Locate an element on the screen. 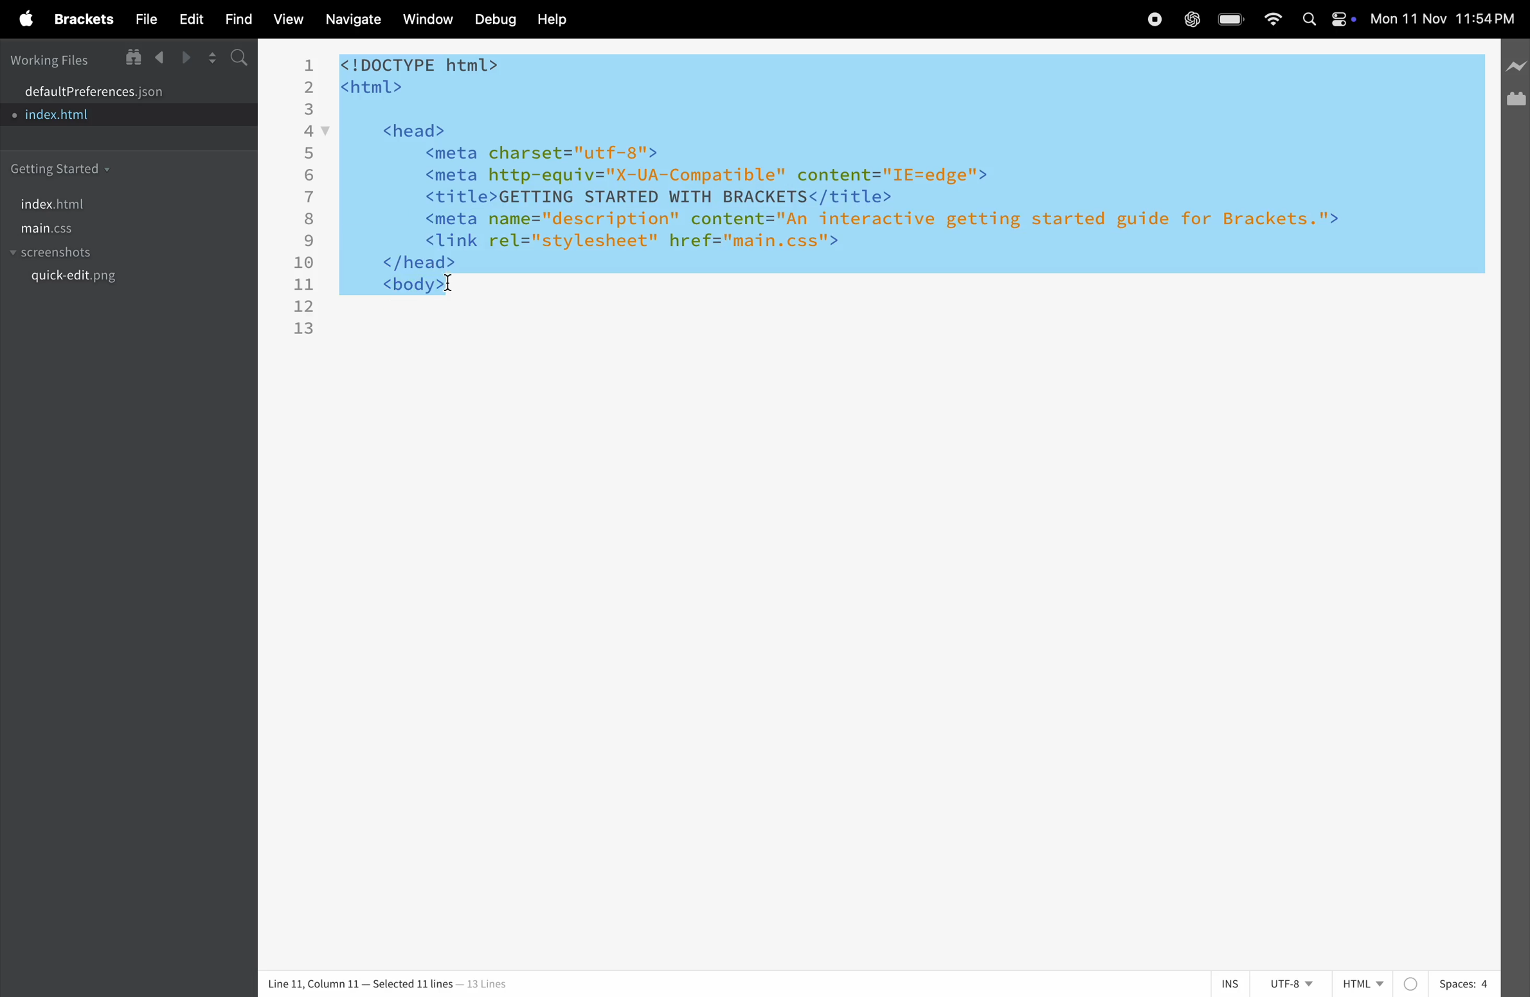  11 is located at coordinates (303, 284).